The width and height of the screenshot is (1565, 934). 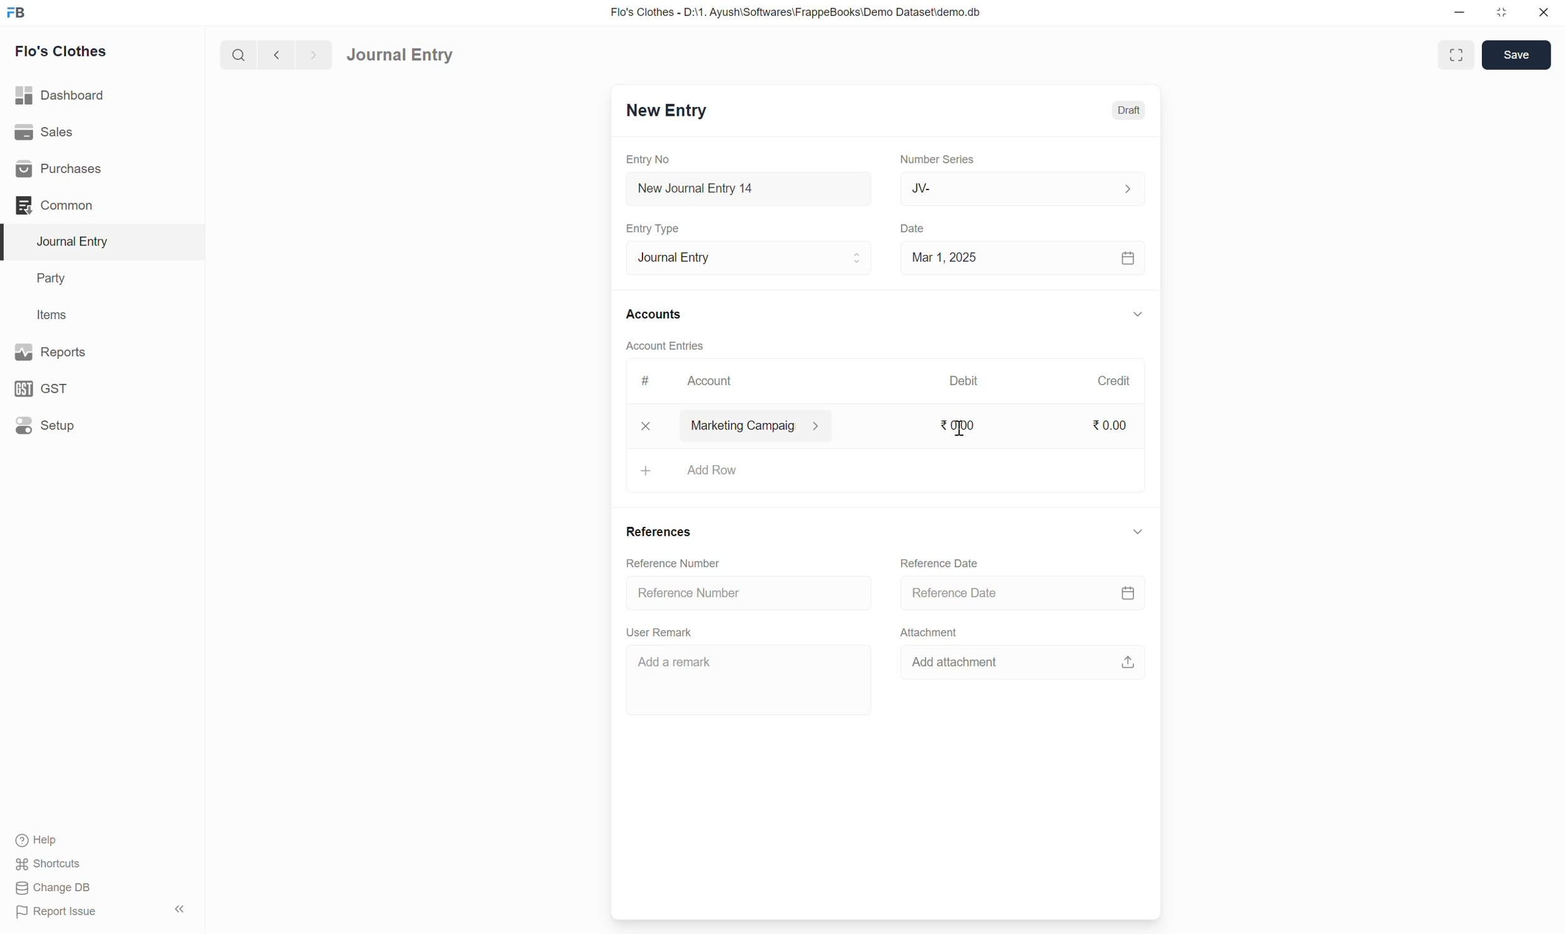 What do you see at coordinates (718, 189) in the screenshot?
I see `New Journal Entry 14` at bounding box center [718, 189].